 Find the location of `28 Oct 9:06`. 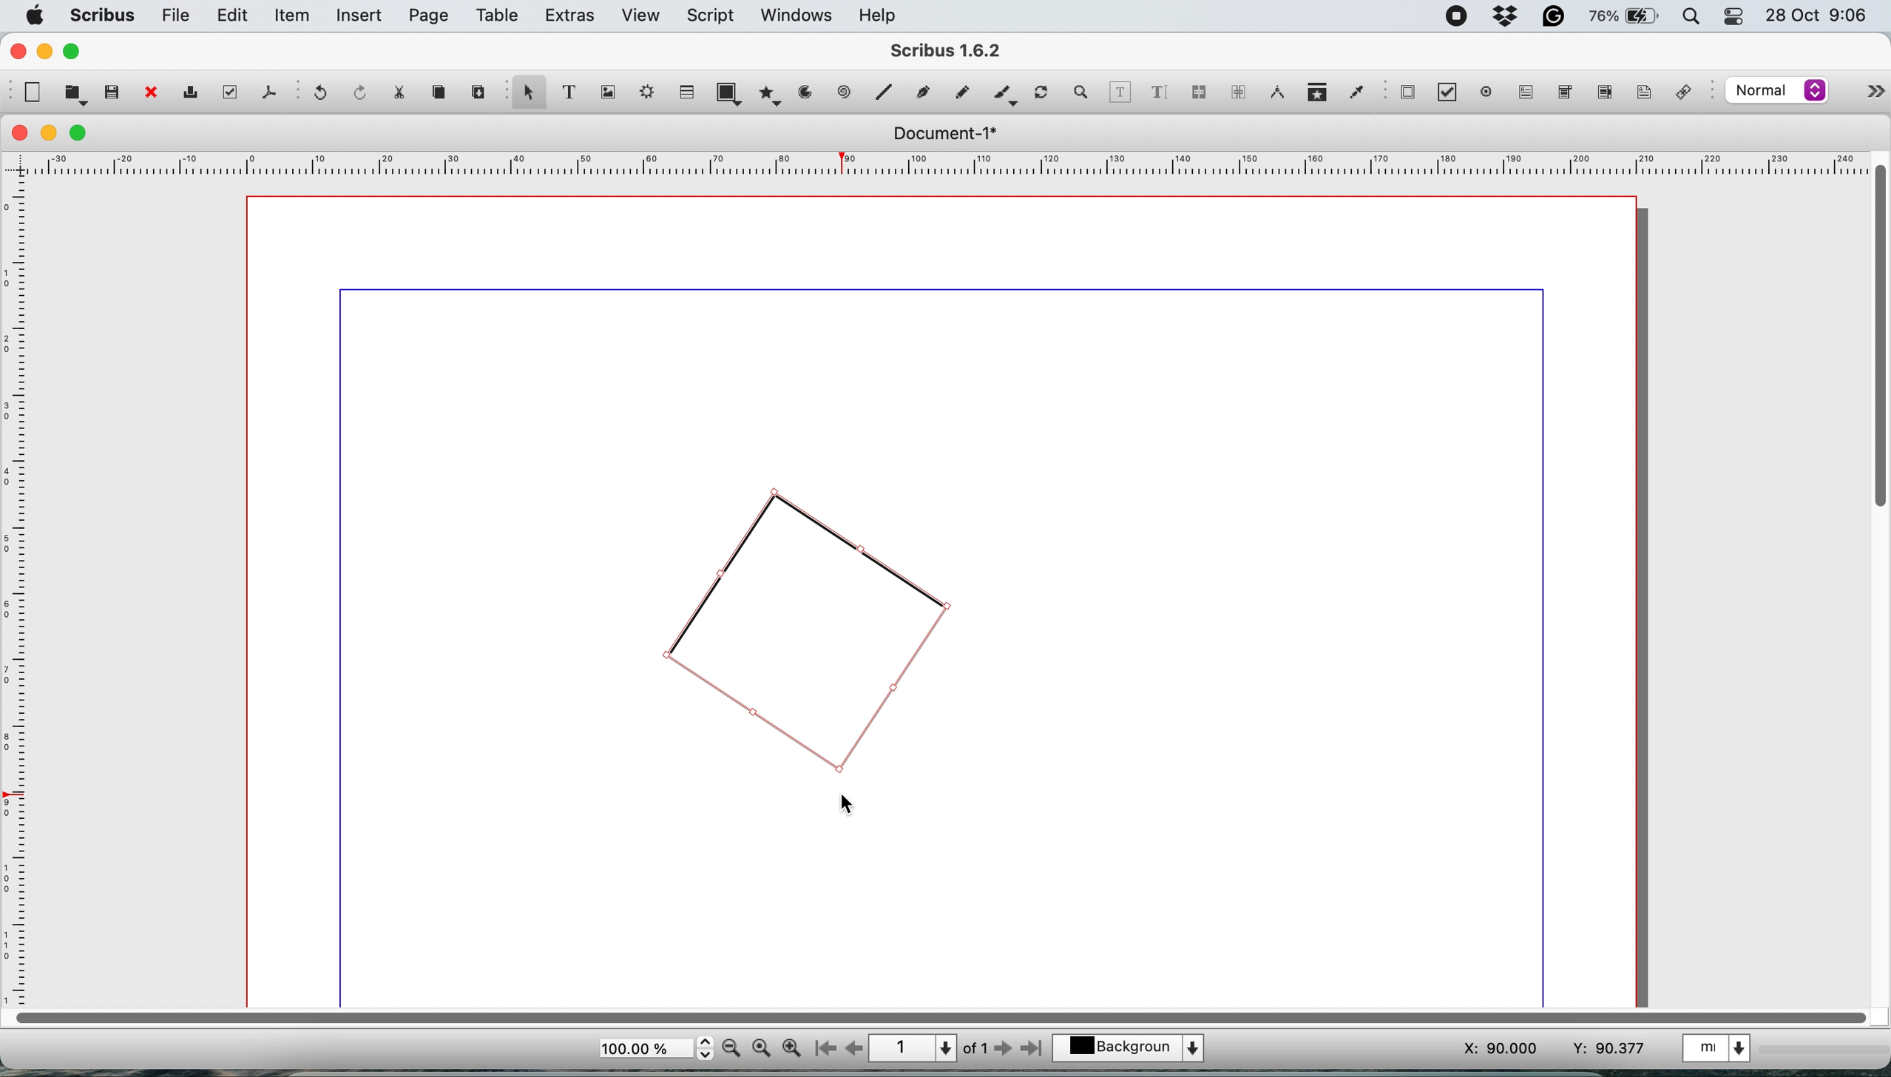

28 Oct 9:06 is located at coordinates (1813, 15).